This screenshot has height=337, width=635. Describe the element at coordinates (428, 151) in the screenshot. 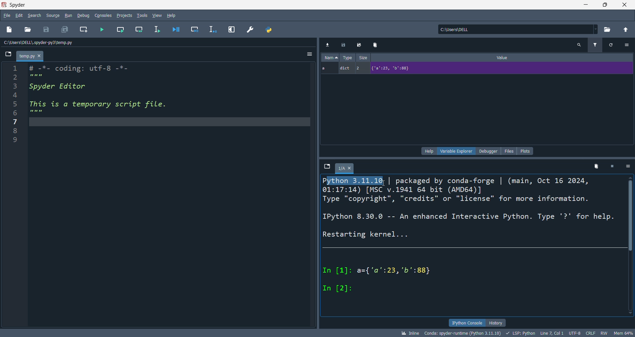

I see `help` at that location.